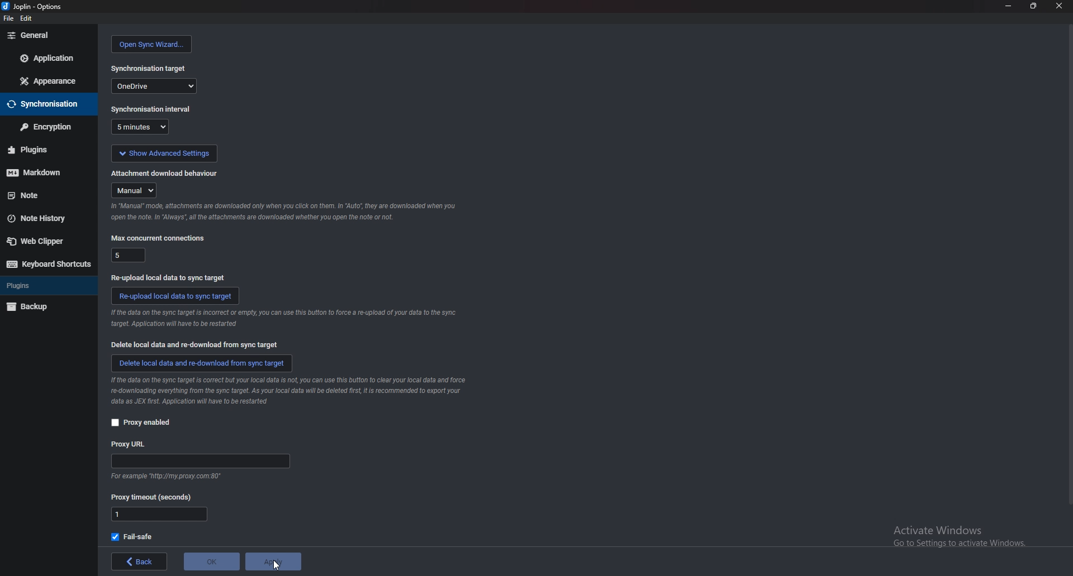 The image size is (1073, 576). Describe the element at coordinates (41, 219) in the screenshot. I see `note history` at that location.